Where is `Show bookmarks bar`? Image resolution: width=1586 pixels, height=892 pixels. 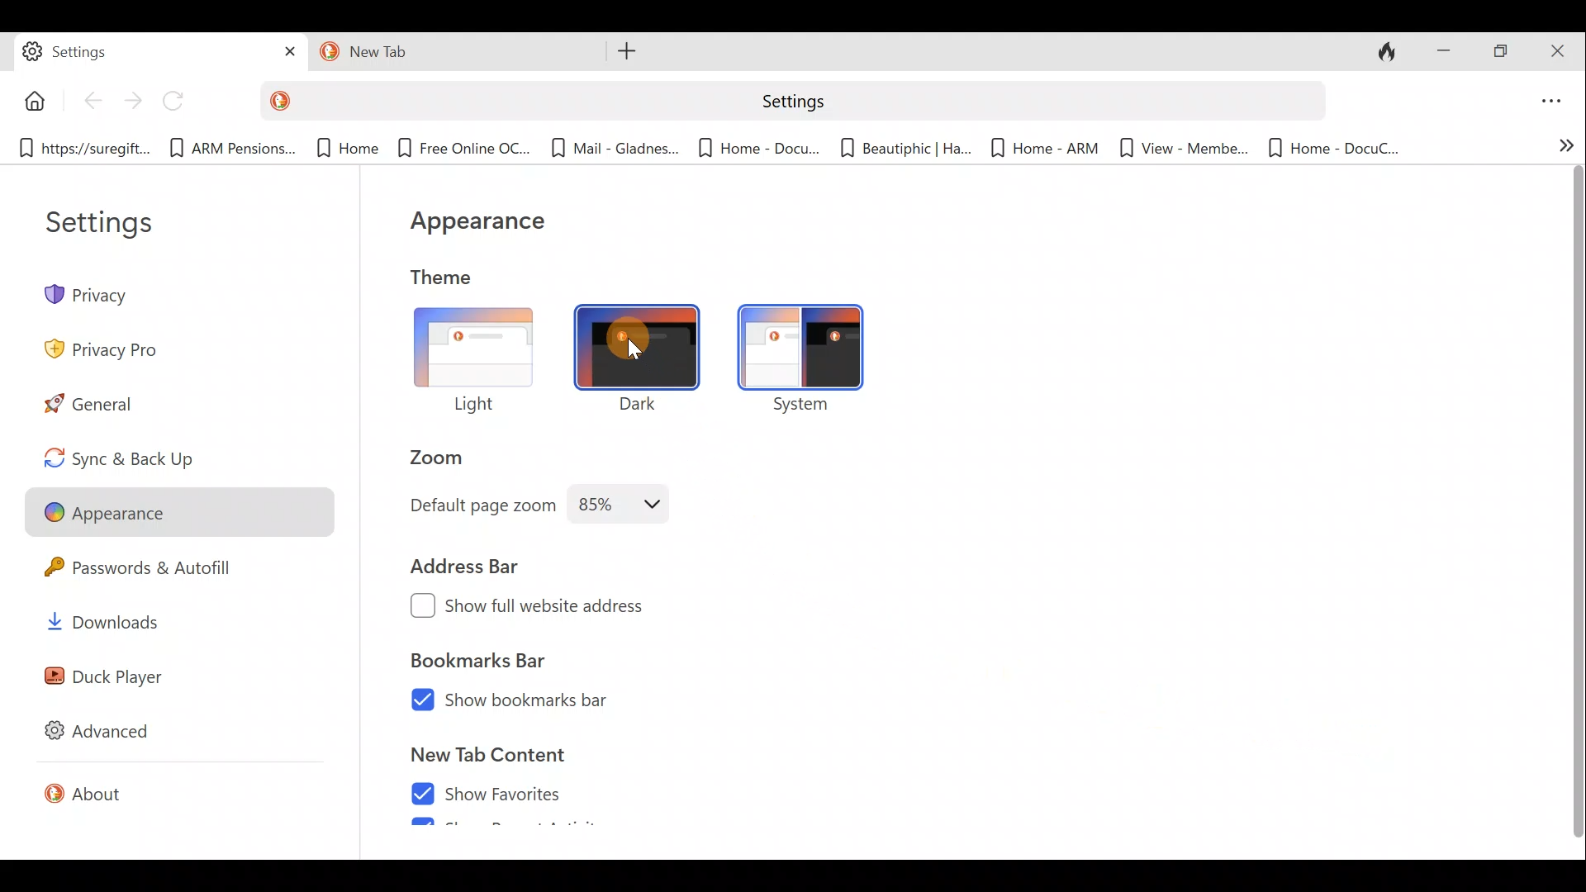 Show bookmarks bar is located at coordinates (526, 702).